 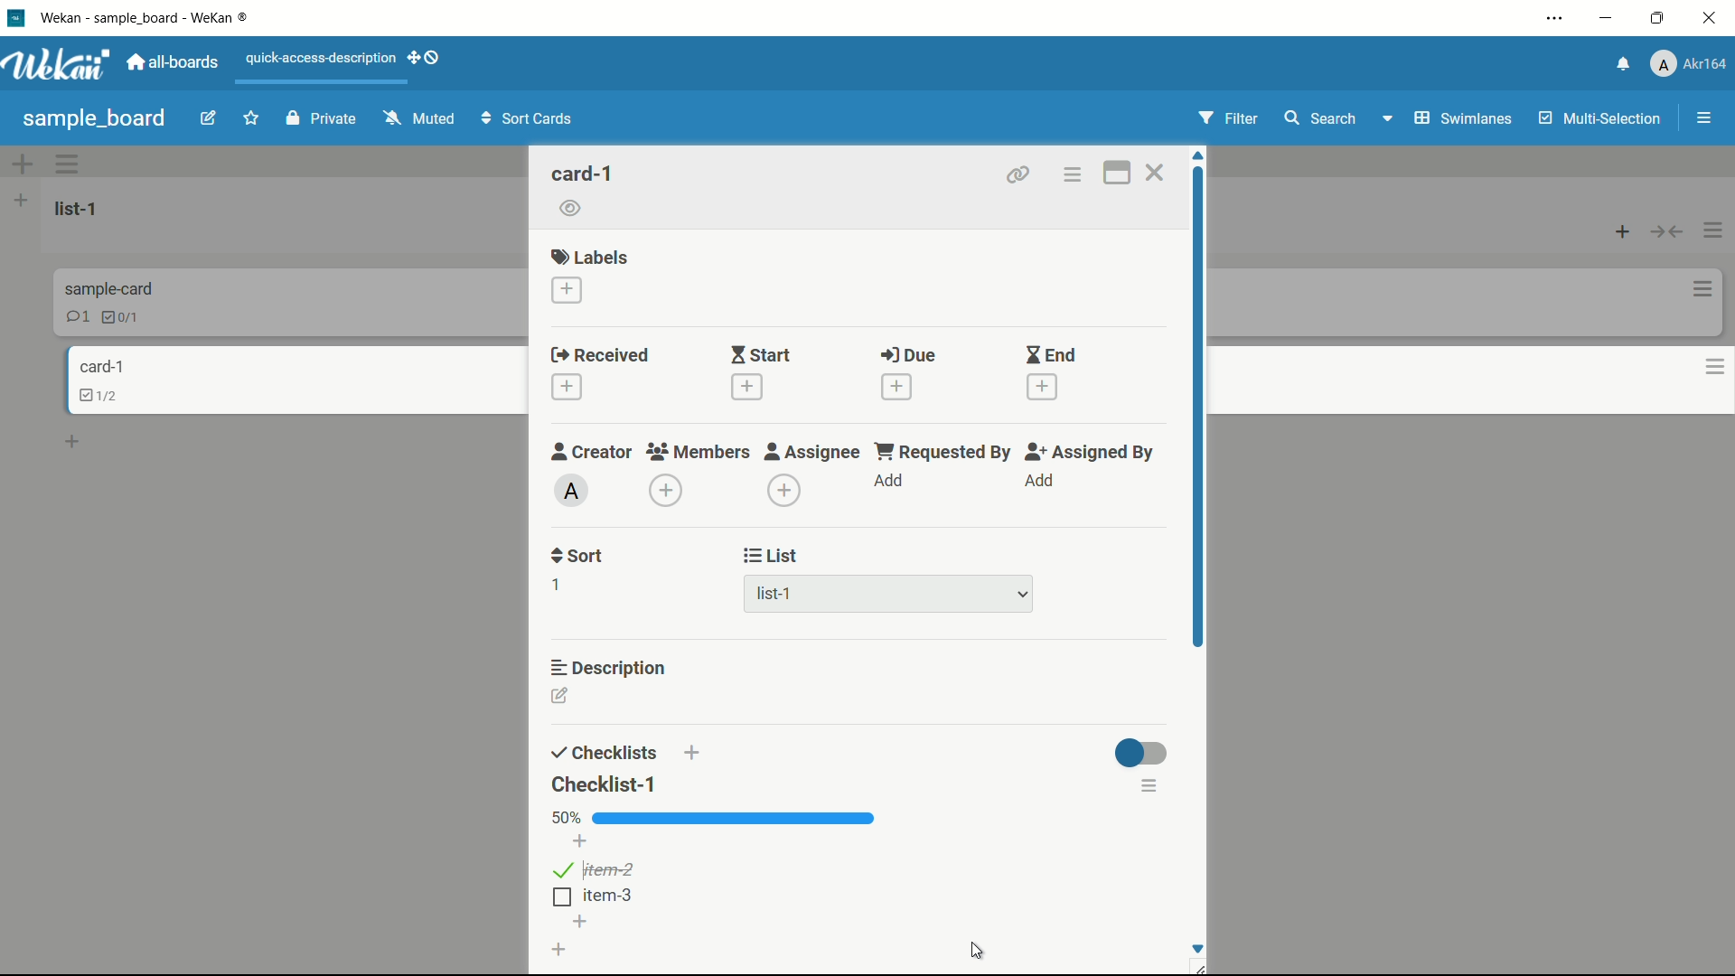 What do you see at coordinates (914, 356) in the screenshot?
I see `due` at bounding box center [914, 356].